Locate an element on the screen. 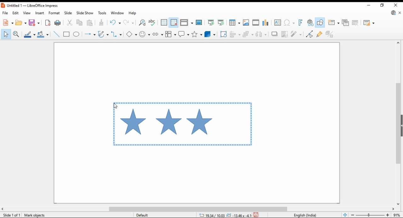 Image resolution: width=403 pixels, height=218 pixels. insert image is located at coordinates (246, 22).